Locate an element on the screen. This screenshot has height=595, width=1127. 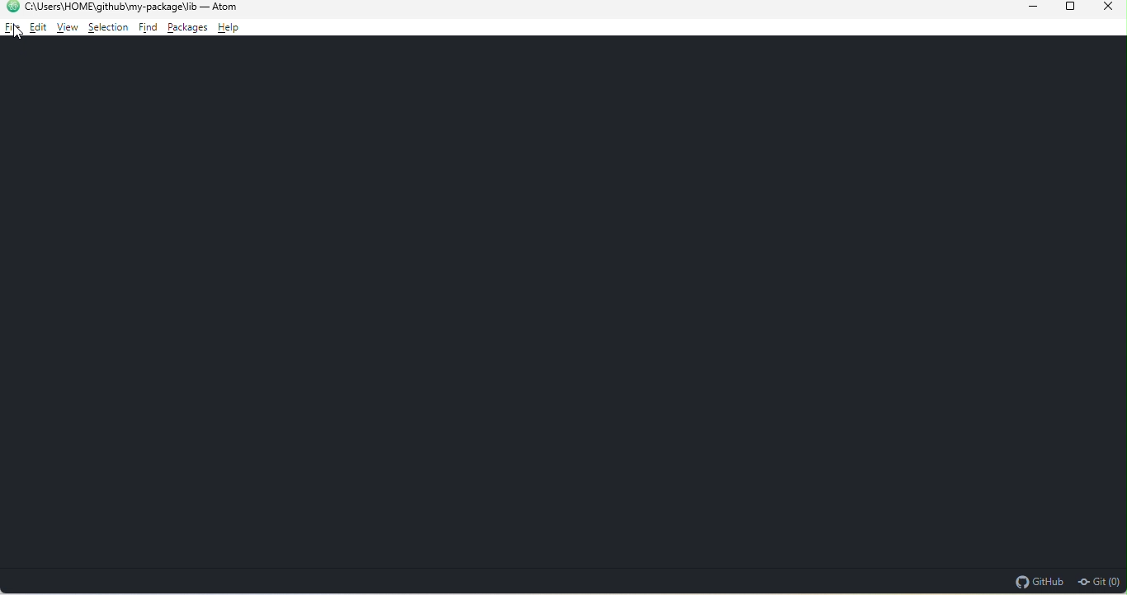
cursor is located at coordinates (19, 33).